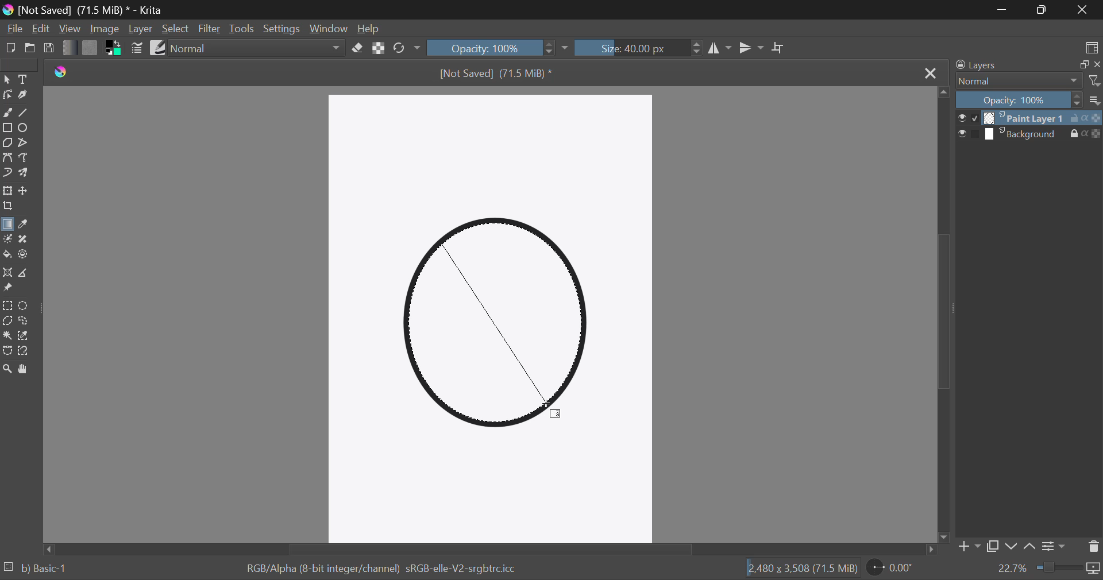 The width and height of the screenshot is (1103, 580). Describe the element at coordinates (931, 74) in the screenshot. I see `Close` at that location.